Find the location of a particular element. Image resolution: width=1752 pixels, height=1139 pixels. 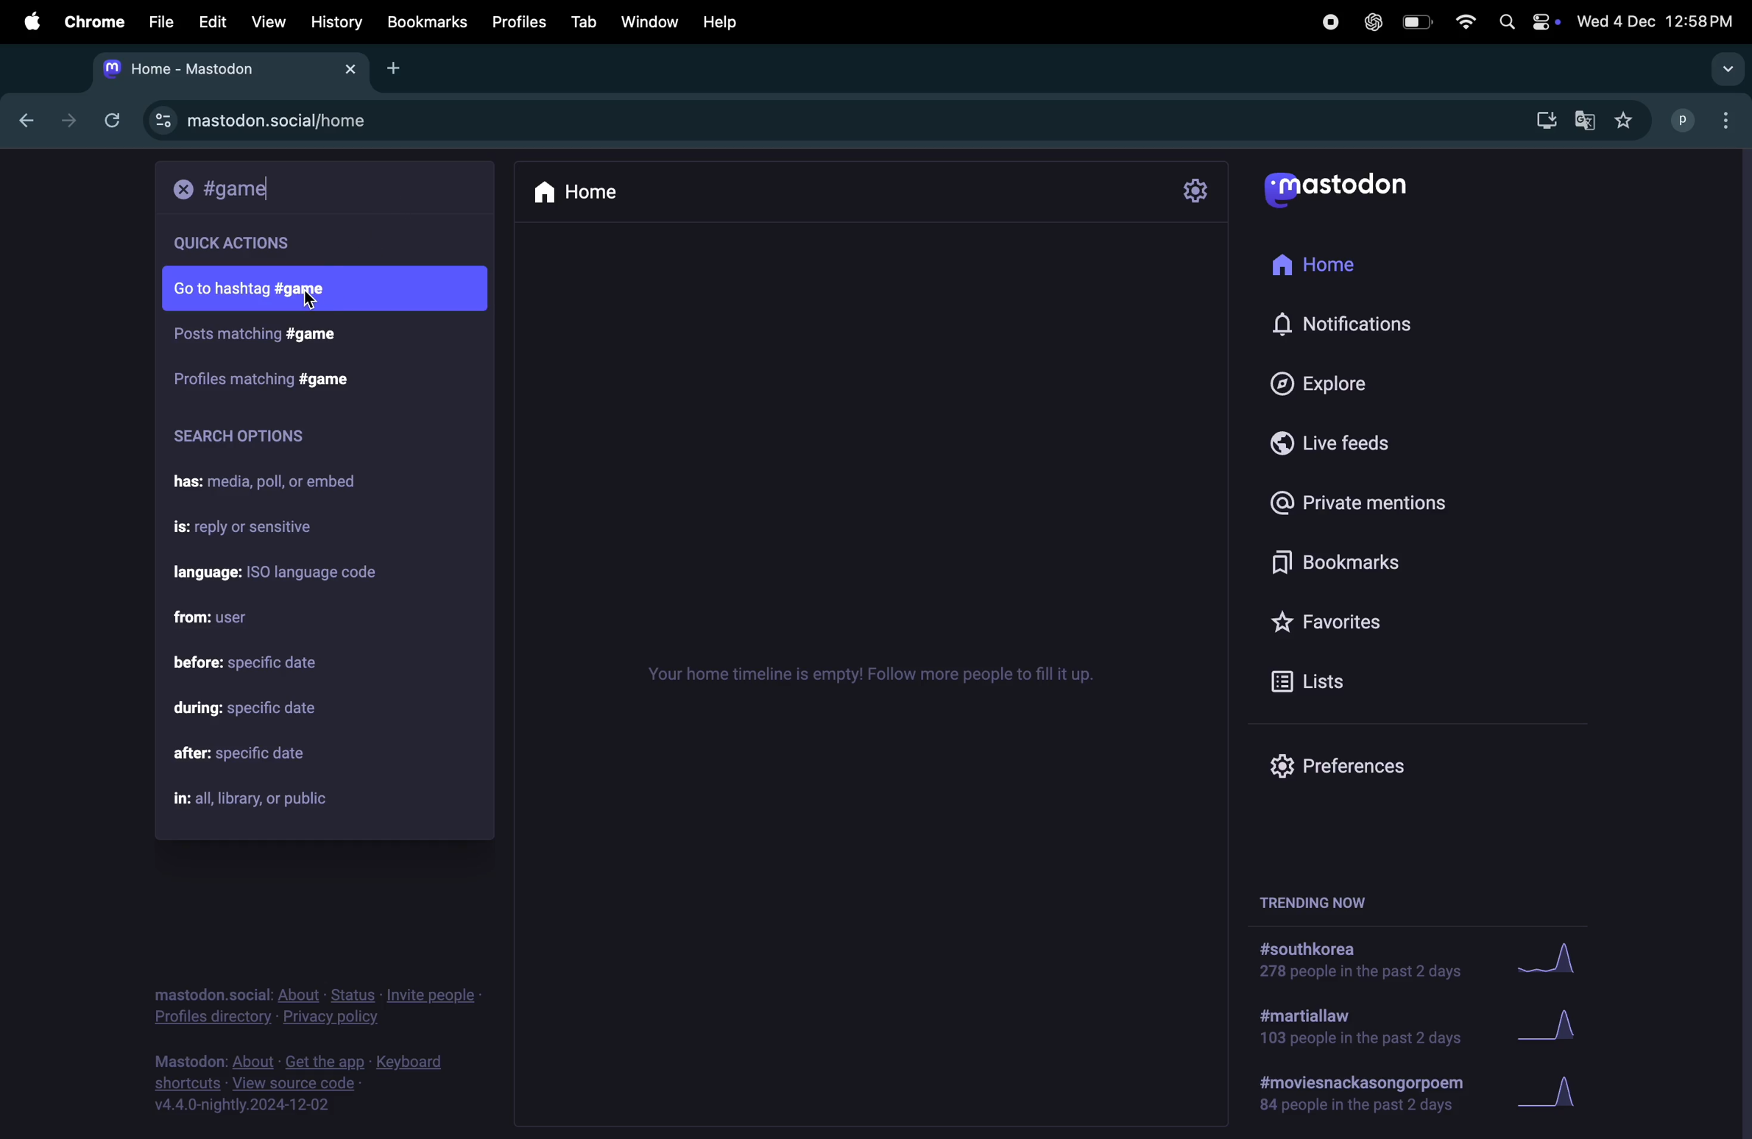

apple enu is located at coordinates (29, 20).